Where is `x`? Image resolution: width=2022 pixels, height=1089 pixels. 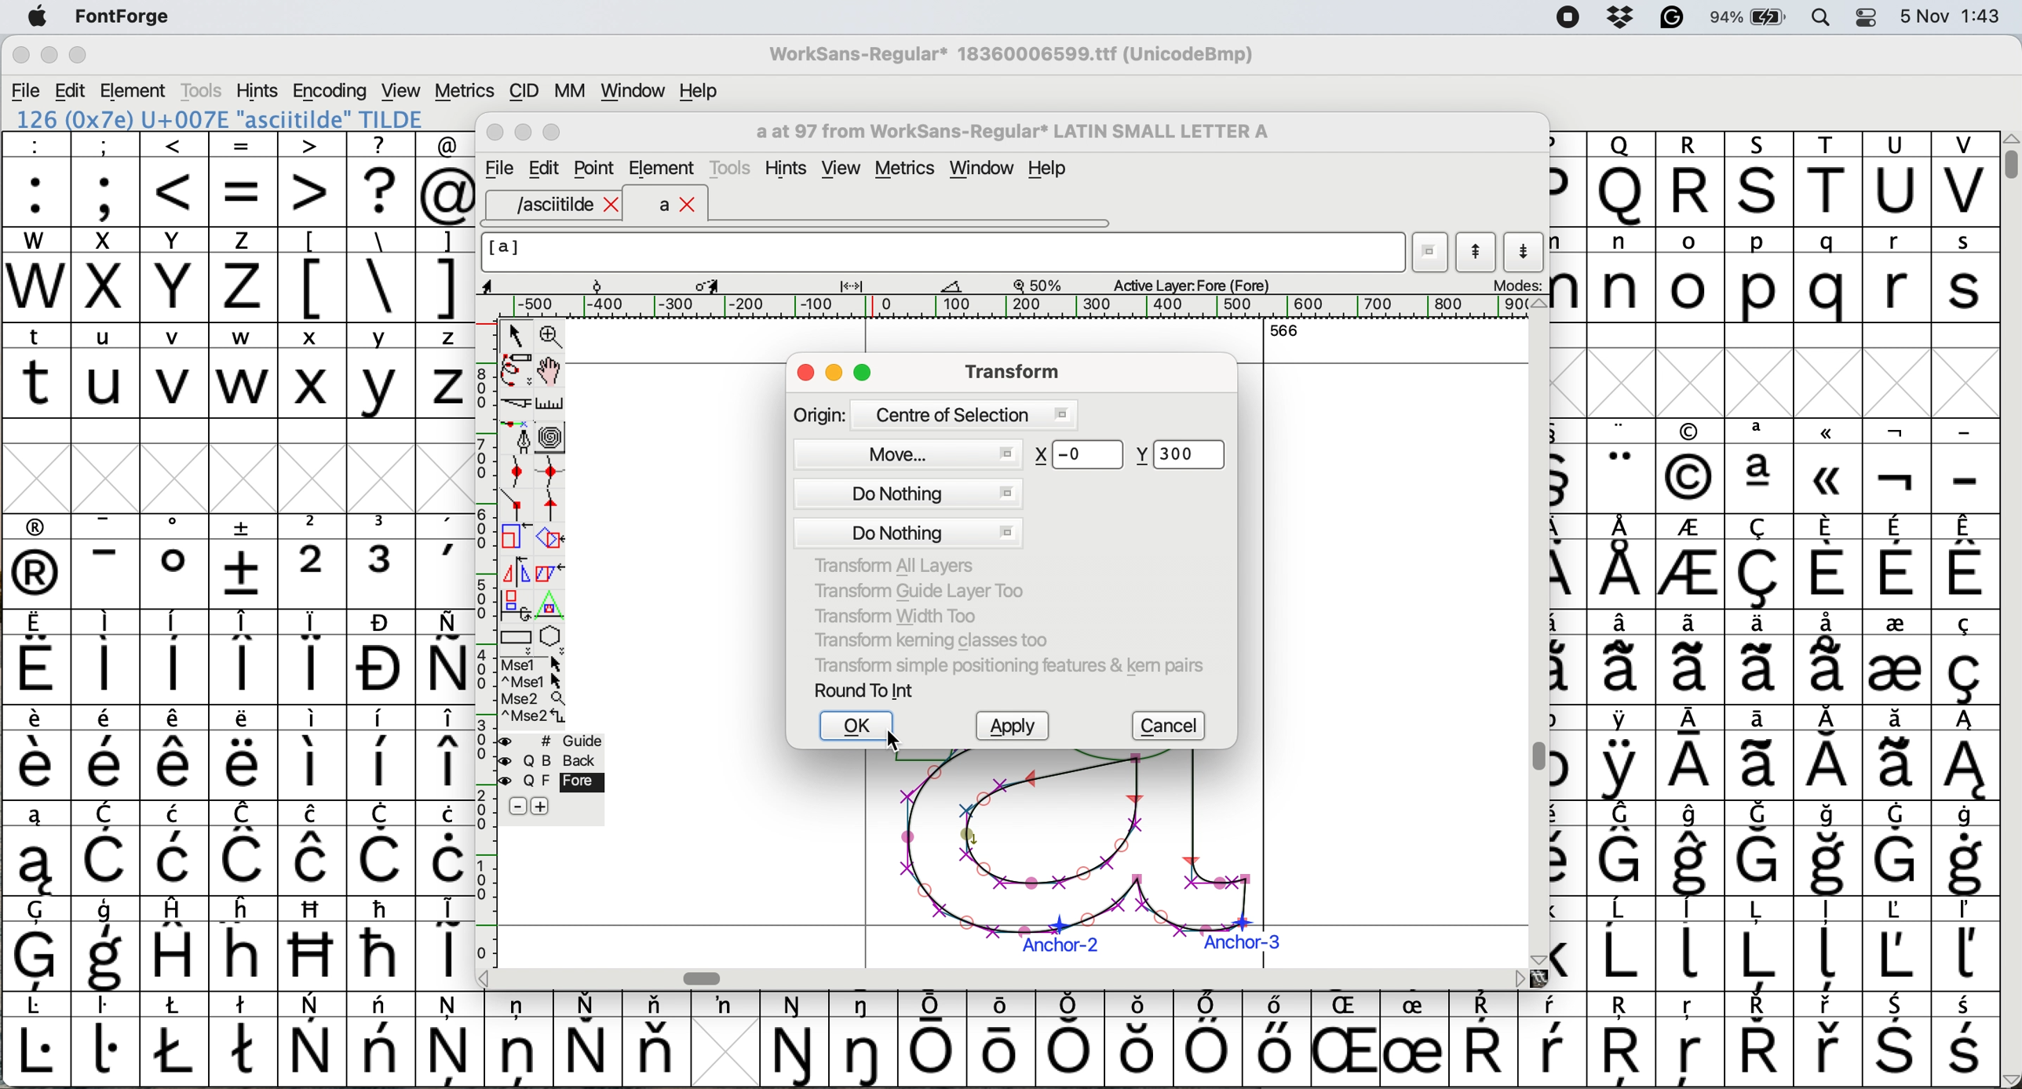 x is located at coordinates (312, 370).